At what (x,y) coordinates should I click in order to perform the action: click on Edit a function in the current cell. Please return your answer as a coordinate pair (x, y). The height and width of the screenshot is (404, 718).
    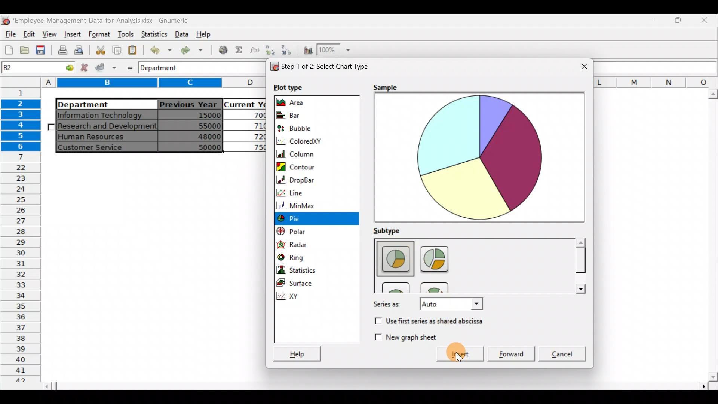
    Looking at the image, I should click on (254, 50).